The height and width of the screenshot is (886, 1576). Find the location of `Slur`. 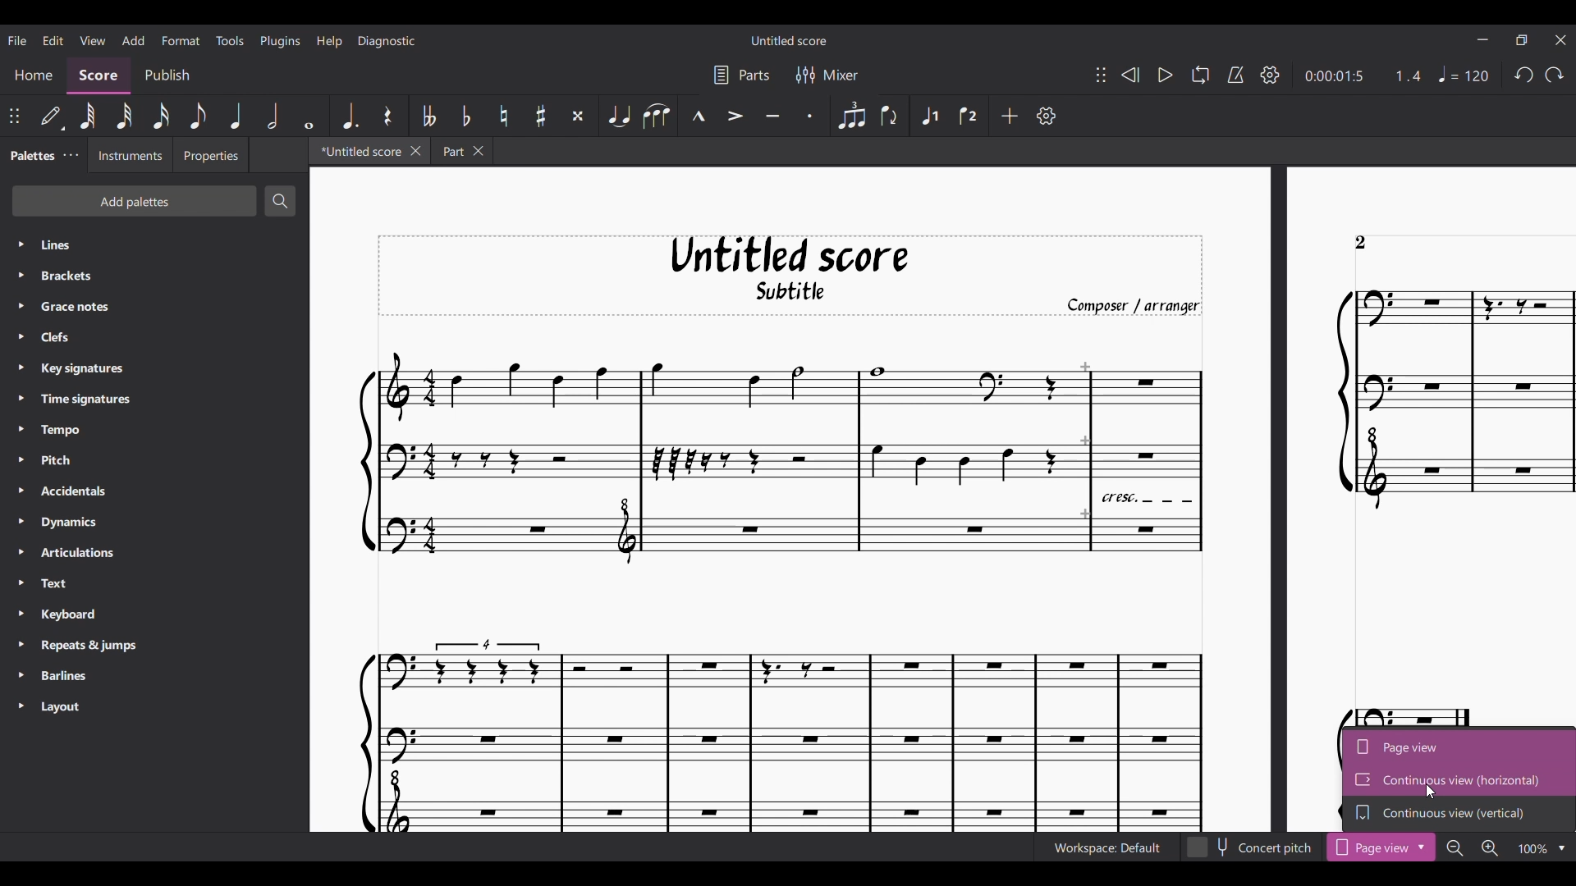

Slur is located at coordinates (656, 116).